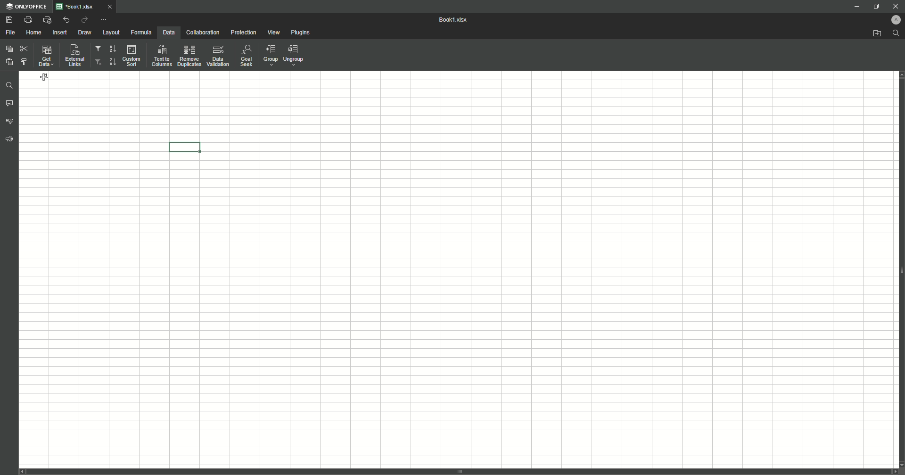 The width and height of the screenshot is (905, 475). I want to click on Group, so click(269, 56).